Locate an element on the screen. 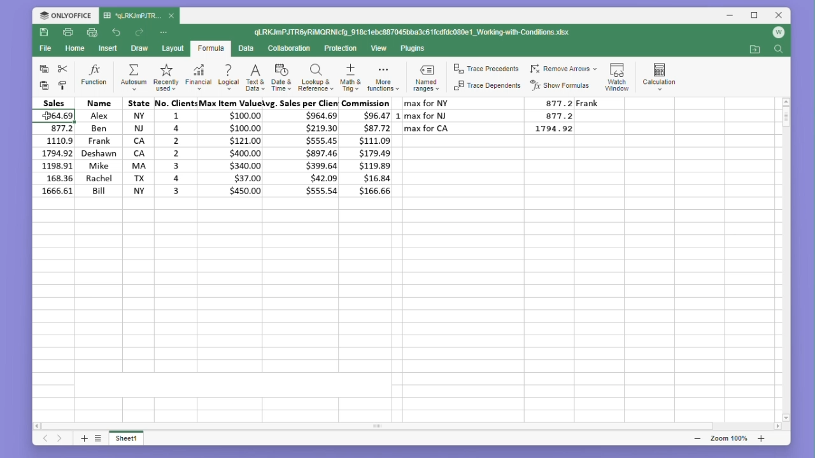 Image resolution: width=815 pixels, height=458 pixels. Remove arrows is located at coordinates (563, 69).